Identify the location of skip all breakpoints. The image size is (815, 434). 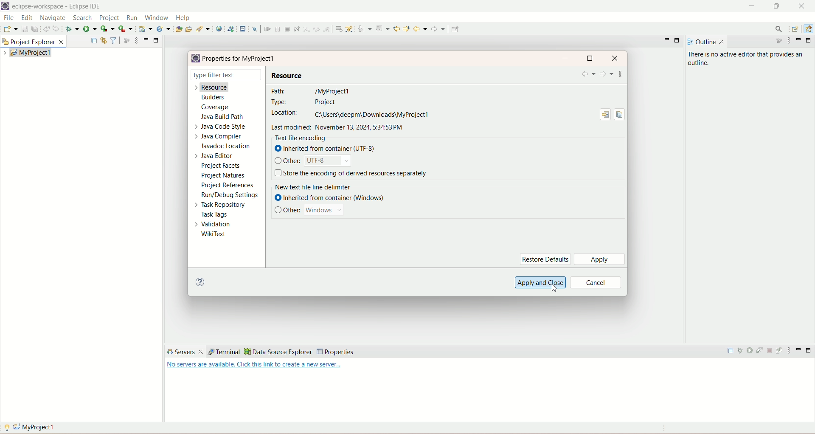
(254, 29).